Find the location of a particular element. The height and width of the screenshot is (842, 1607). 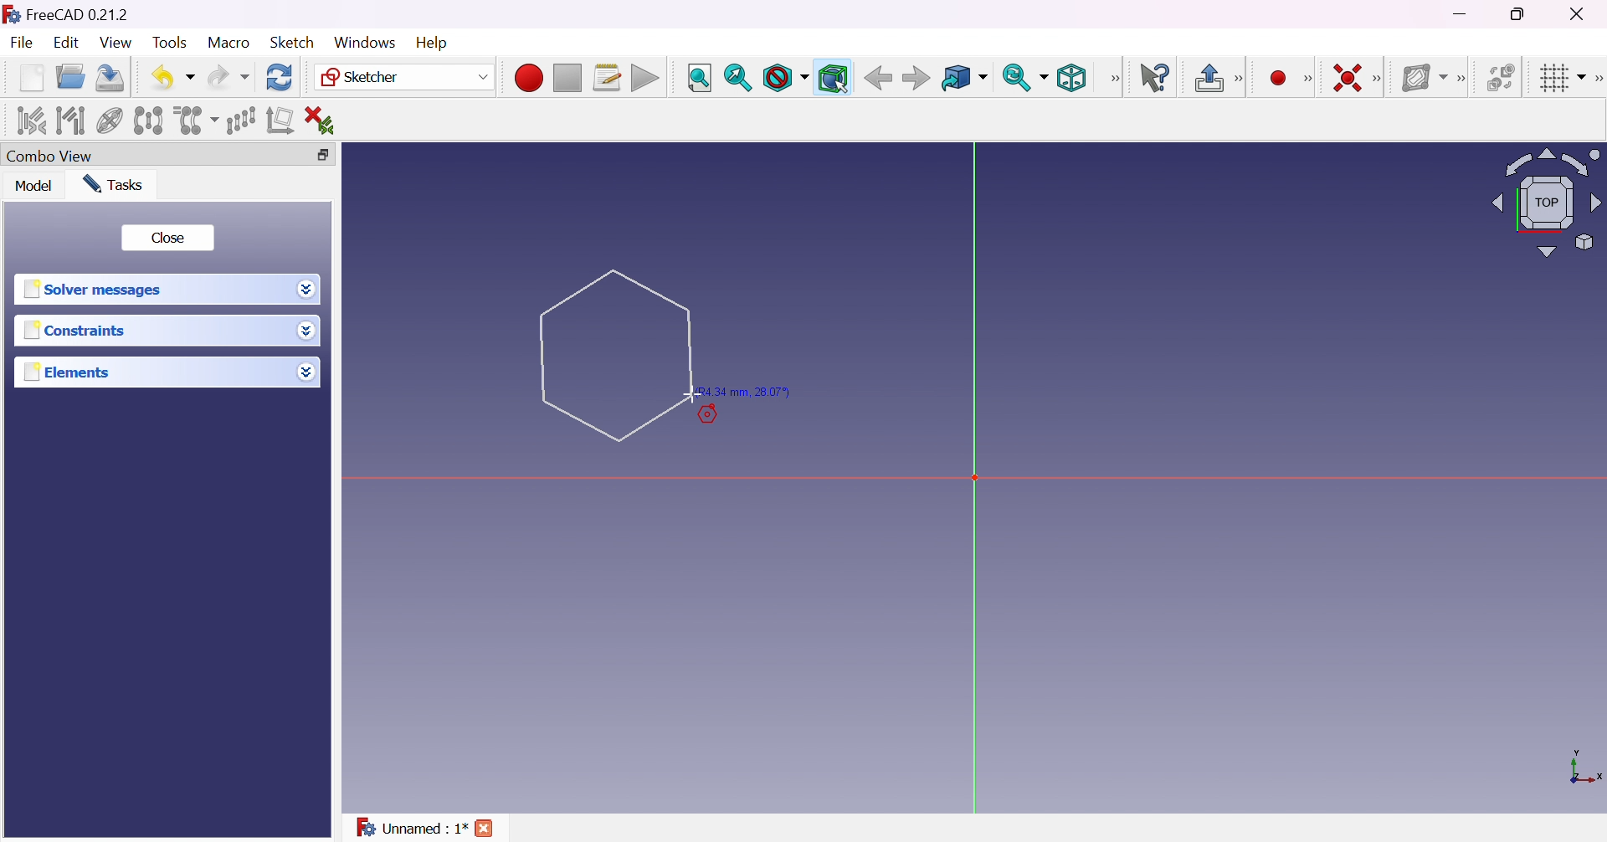

[View] is located at coordinates (1114, 79).